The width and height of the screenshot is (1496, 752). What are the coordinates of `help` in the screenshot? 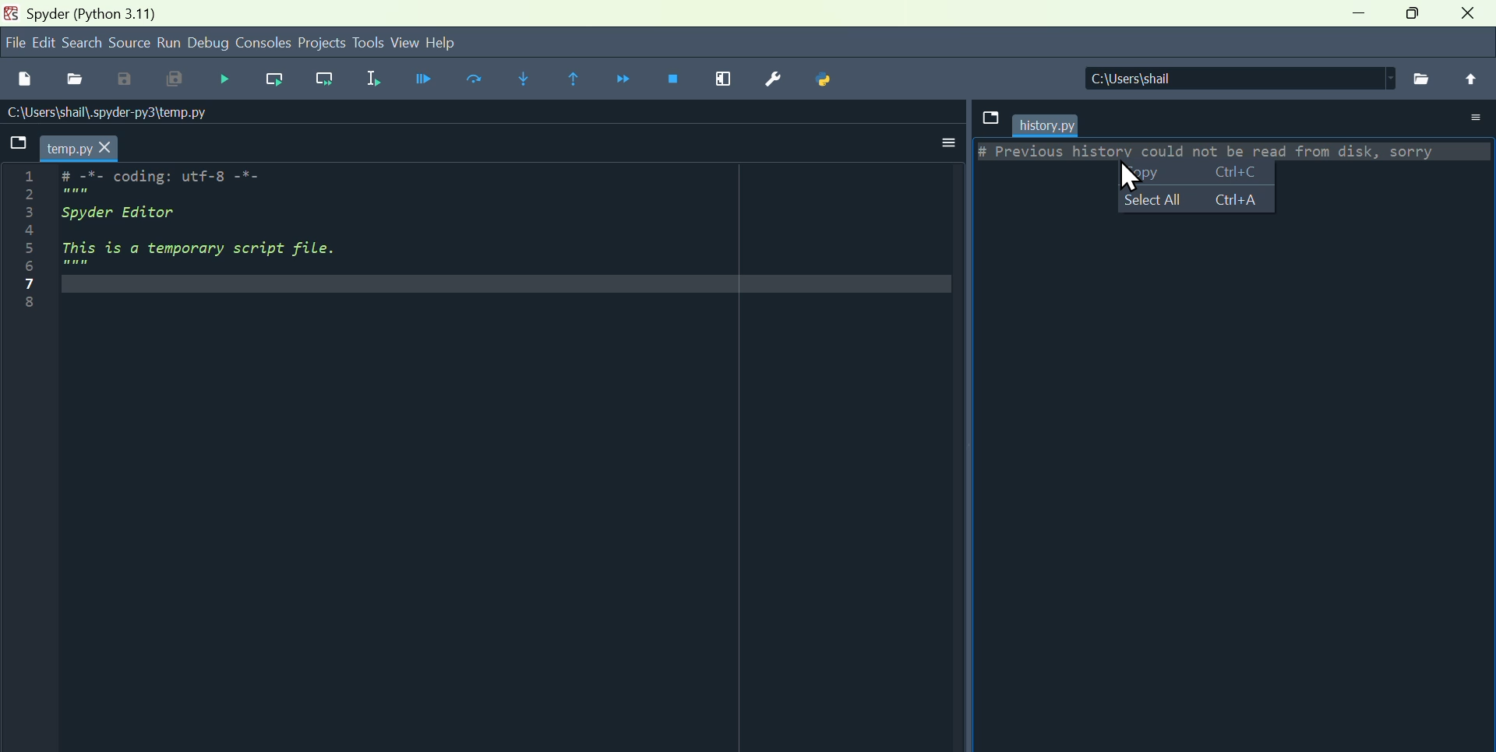 It's located at (443, 41).